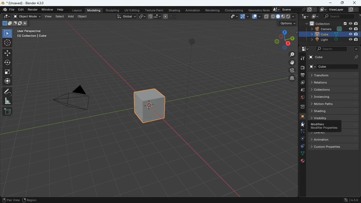 This screenshot has width=361, height=203. I want to click on minimize, so click(330, 3).